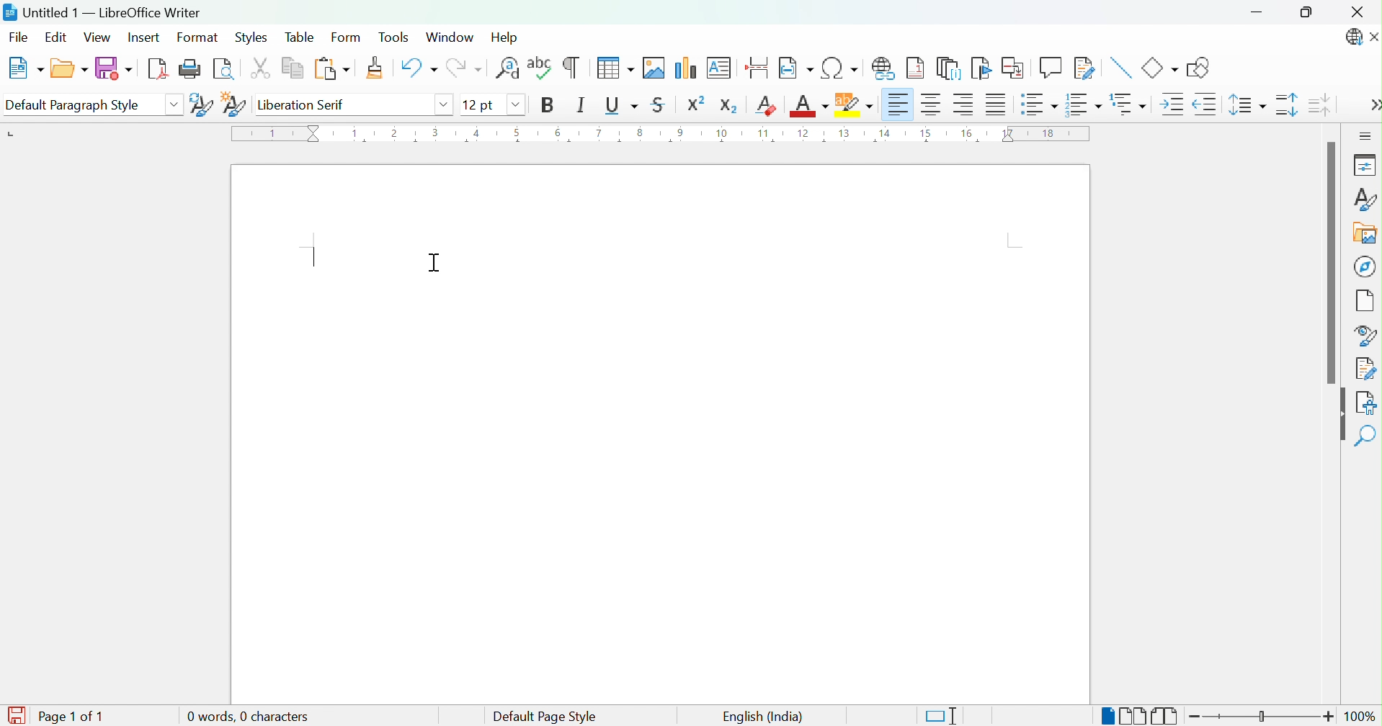 The height and width of the screenshot is (726, 1382). What do you see at coordinates (300, 37) in the screenshot?
I see `Table` at bounding box center [300, 37].